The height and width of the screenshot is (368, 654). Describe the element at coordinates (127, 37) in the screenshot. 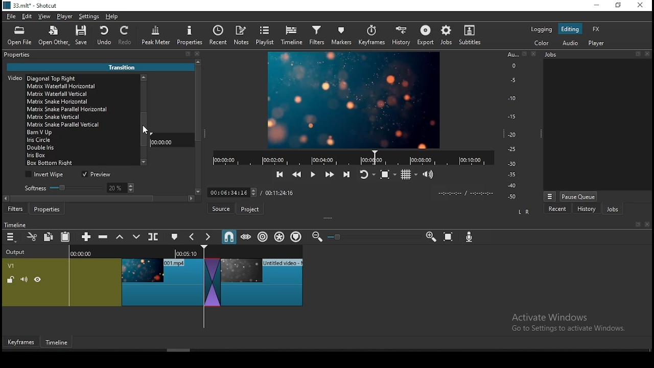

I see `redo` at that location.